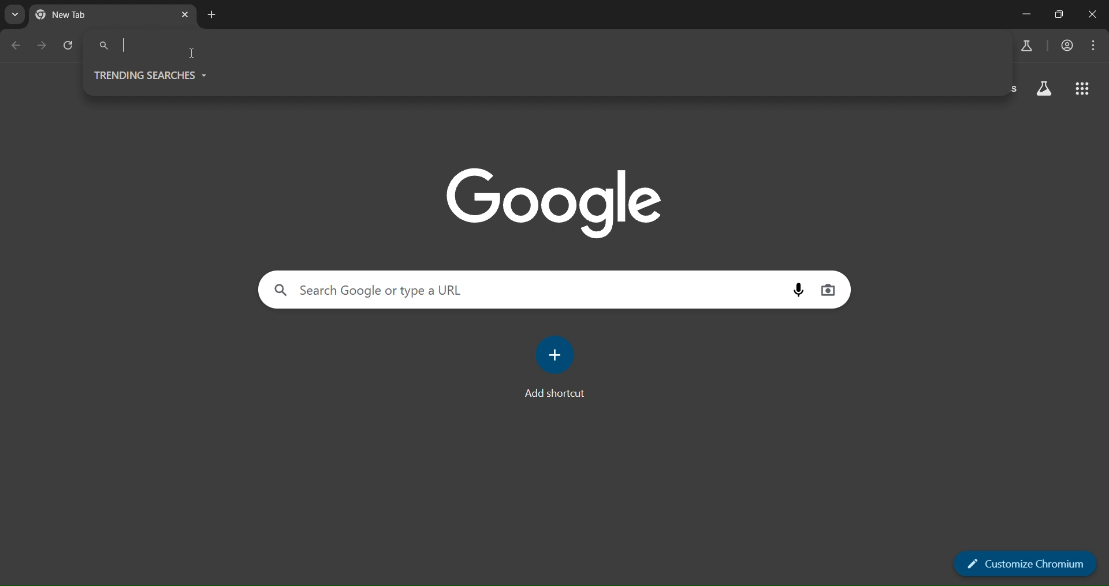 This screenshot has width=1109, height=586. Describe the element at coordinates (1057, 14) in the screenshot. I see `restore down` at that location.